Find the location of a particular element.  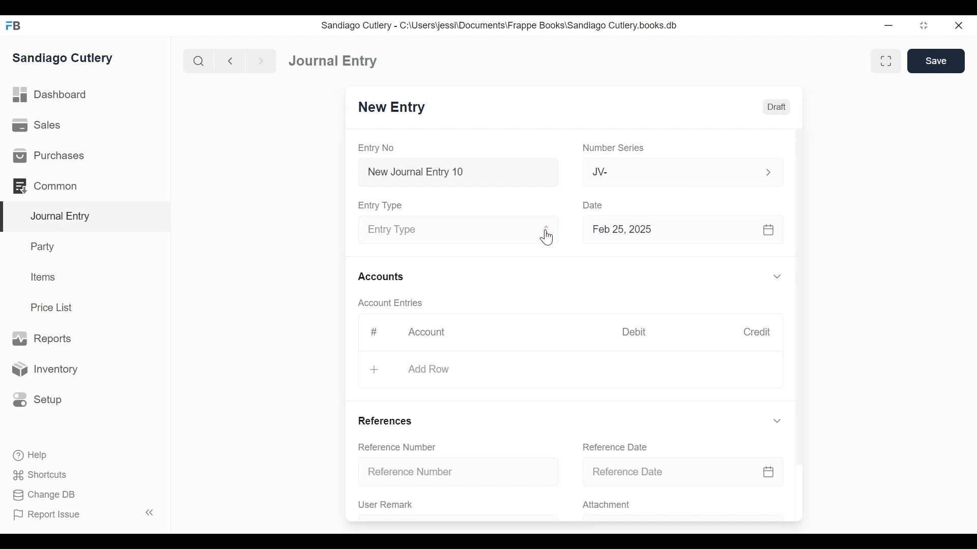

# is located at coordinates (376, 331).